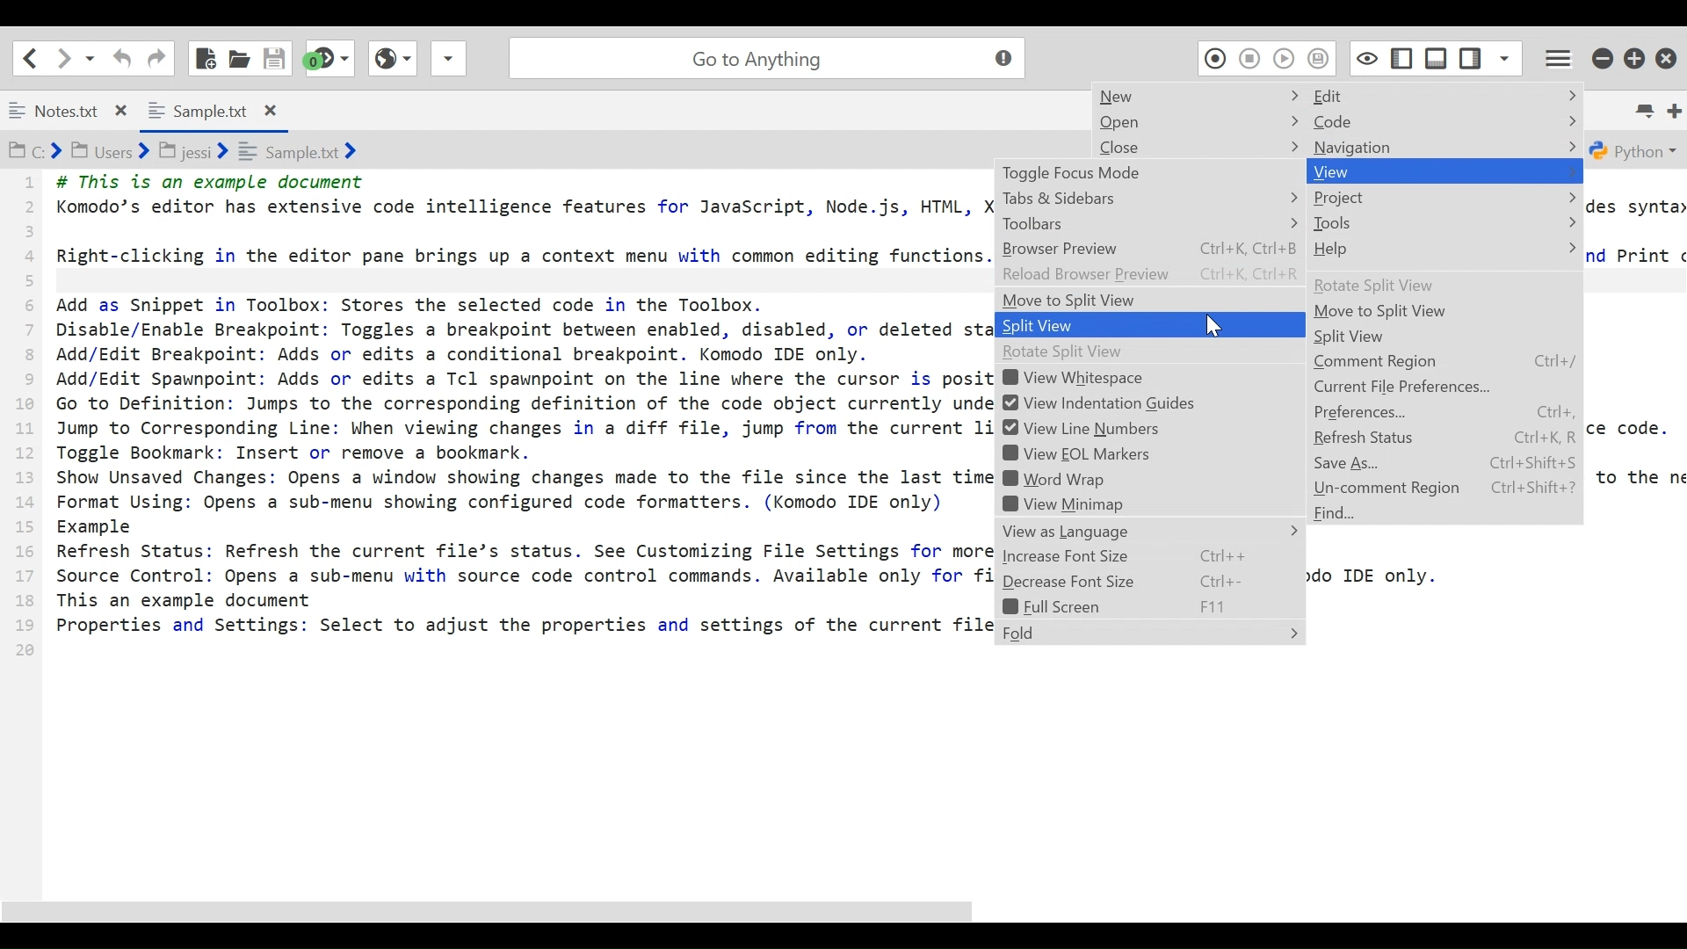 The height and width of the screenshot is (949, 1687). Describe the element at coordinates (1320, 58) in the screenshot. I see `Save Macro to Toolbox as Superscript` at that location.